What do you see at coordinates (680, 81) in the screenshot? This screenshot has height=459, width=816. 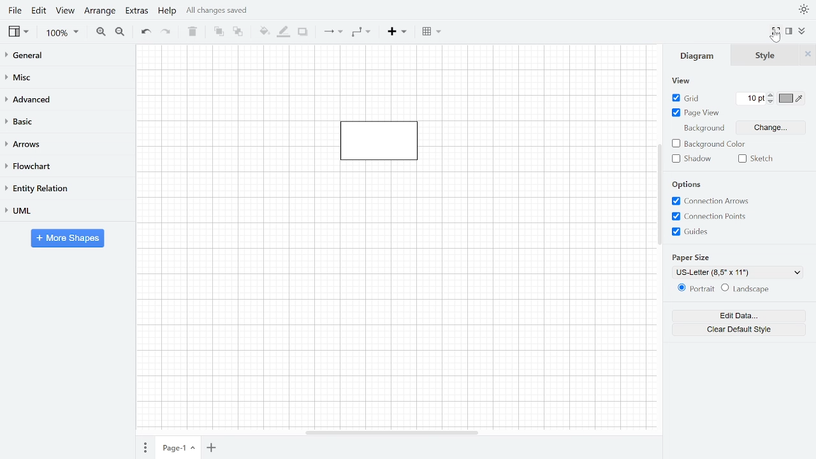 I see `View` at bounding box center [680, 81].